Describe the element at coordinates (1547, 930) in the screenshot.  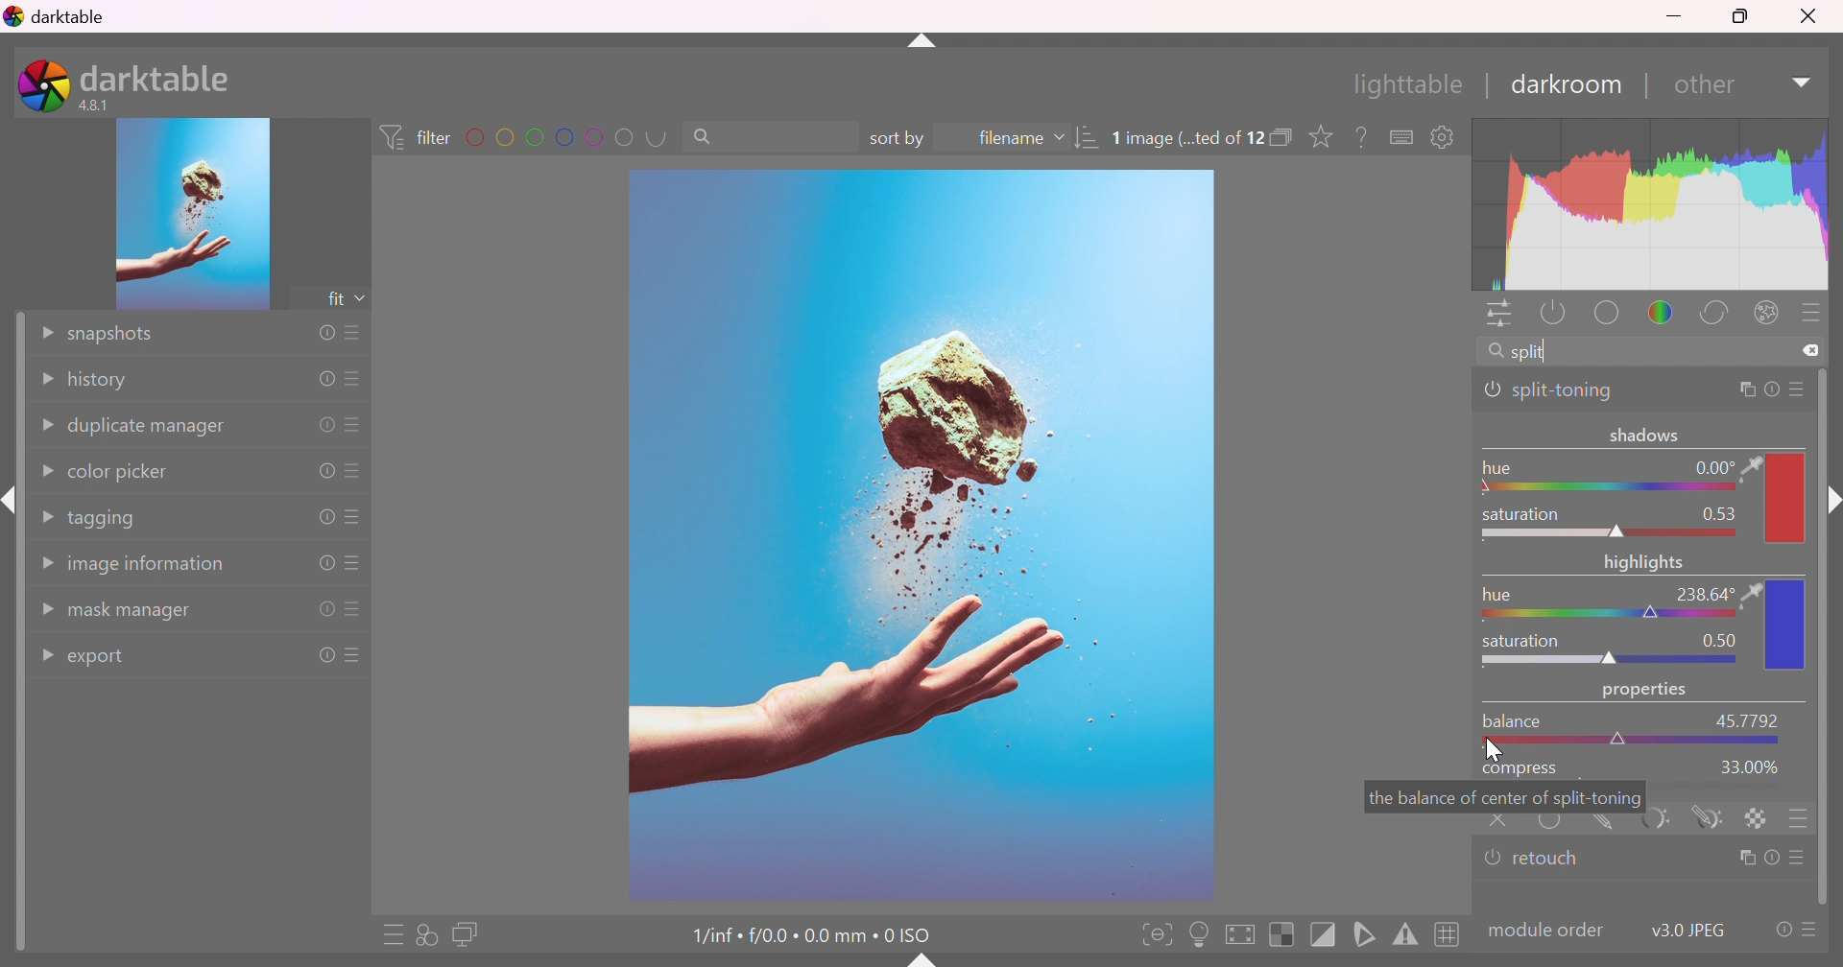
I see `modulecolor` at that location.